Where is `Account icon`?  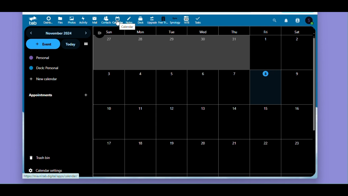
Account icon is located at coordinates (309, 21).